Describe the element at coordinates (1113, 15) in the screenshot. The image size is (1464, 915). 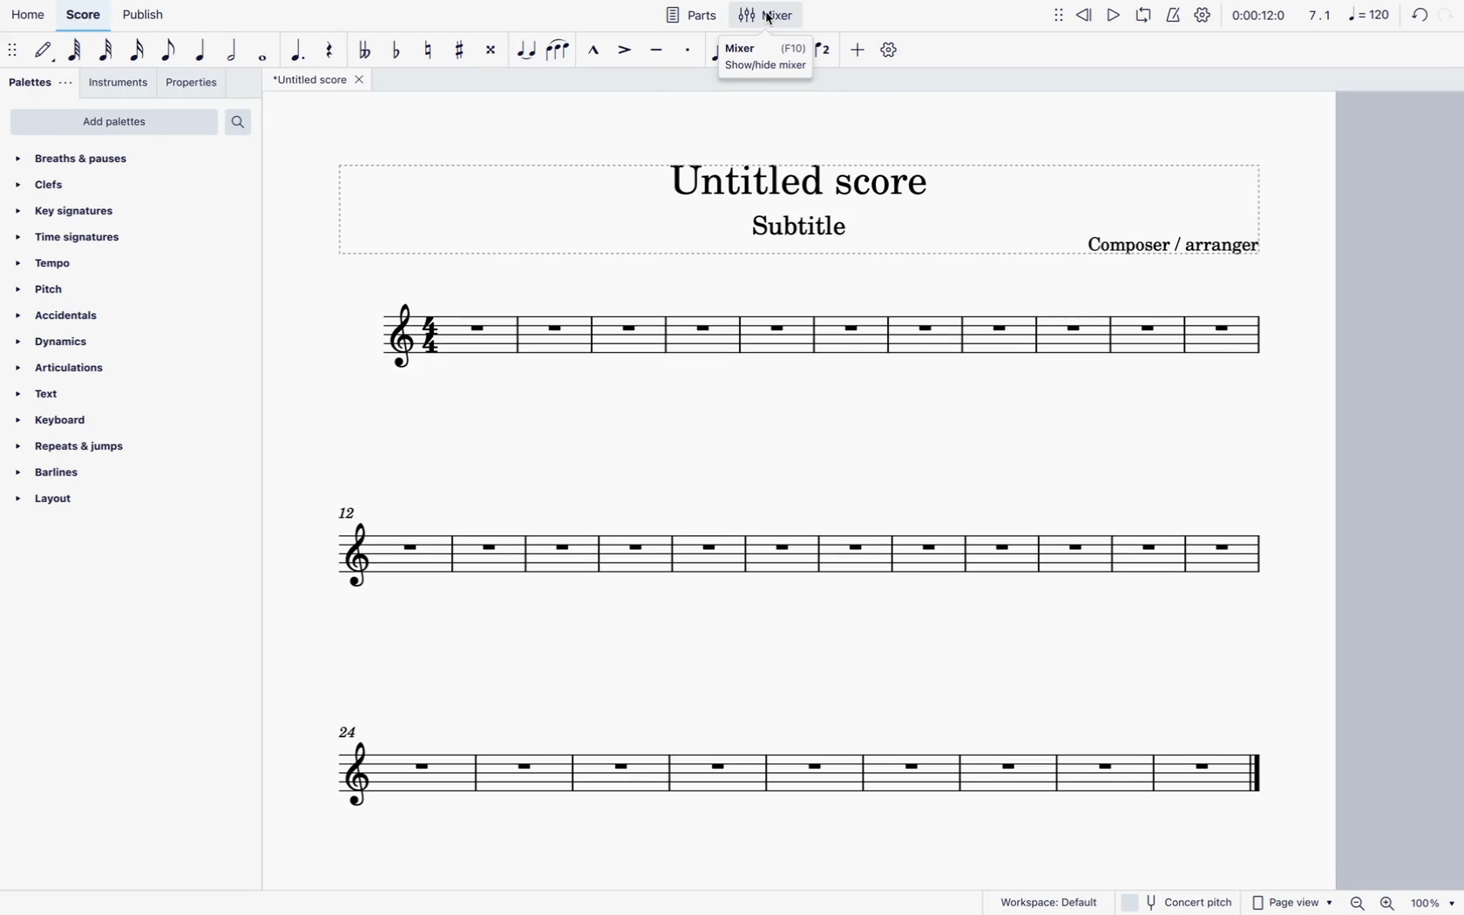
I see `play` at that location.